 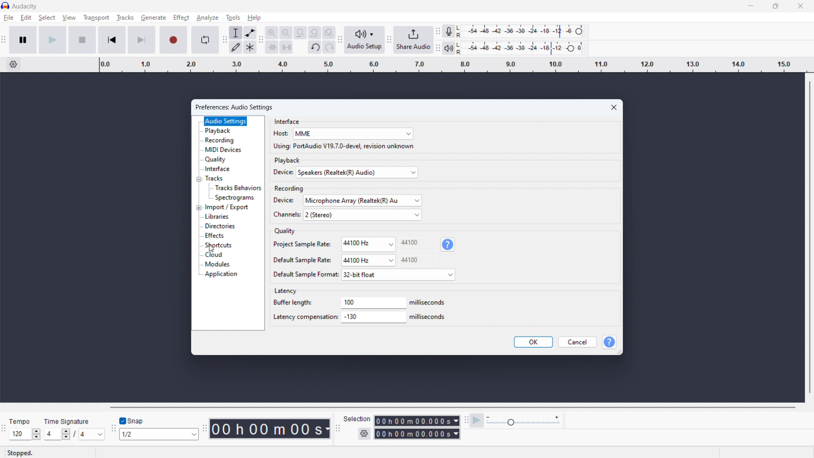 What do you see at coordinates (456, 421) in the screenshot?
I see `Duration measurement` at bounding box center [456, 421].